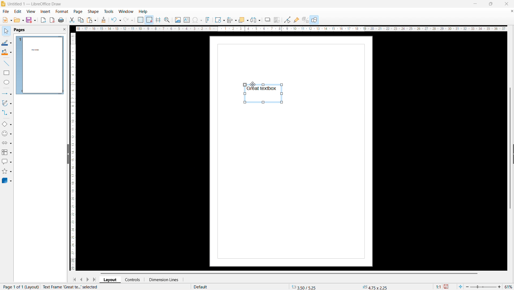 This screenshot has height=290, width=514. I want to click on stars and banners, so click(7, 171).